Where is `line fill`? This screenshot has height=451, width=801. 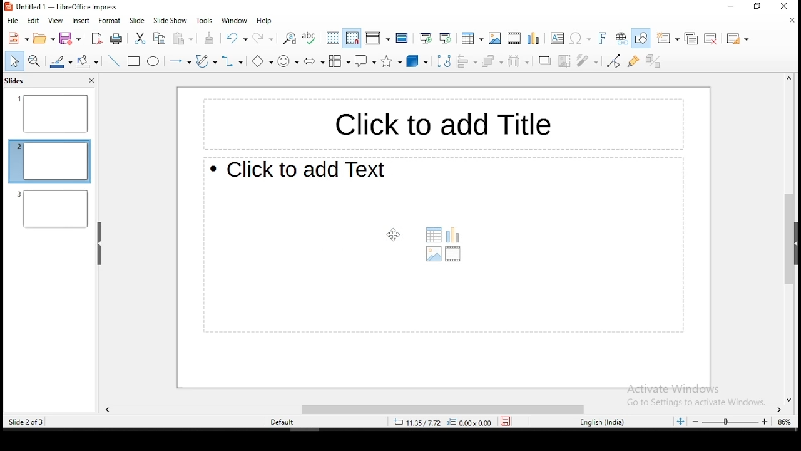 line fill is located at coordinates (59, 61).